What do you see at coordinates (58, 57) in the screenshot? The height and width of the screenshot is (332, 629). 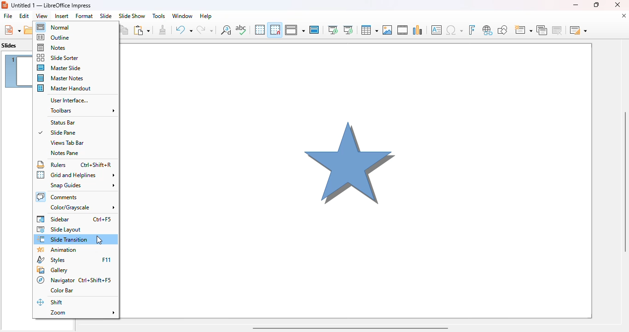 I see `slide sorter` at bounding box center [58, 57].